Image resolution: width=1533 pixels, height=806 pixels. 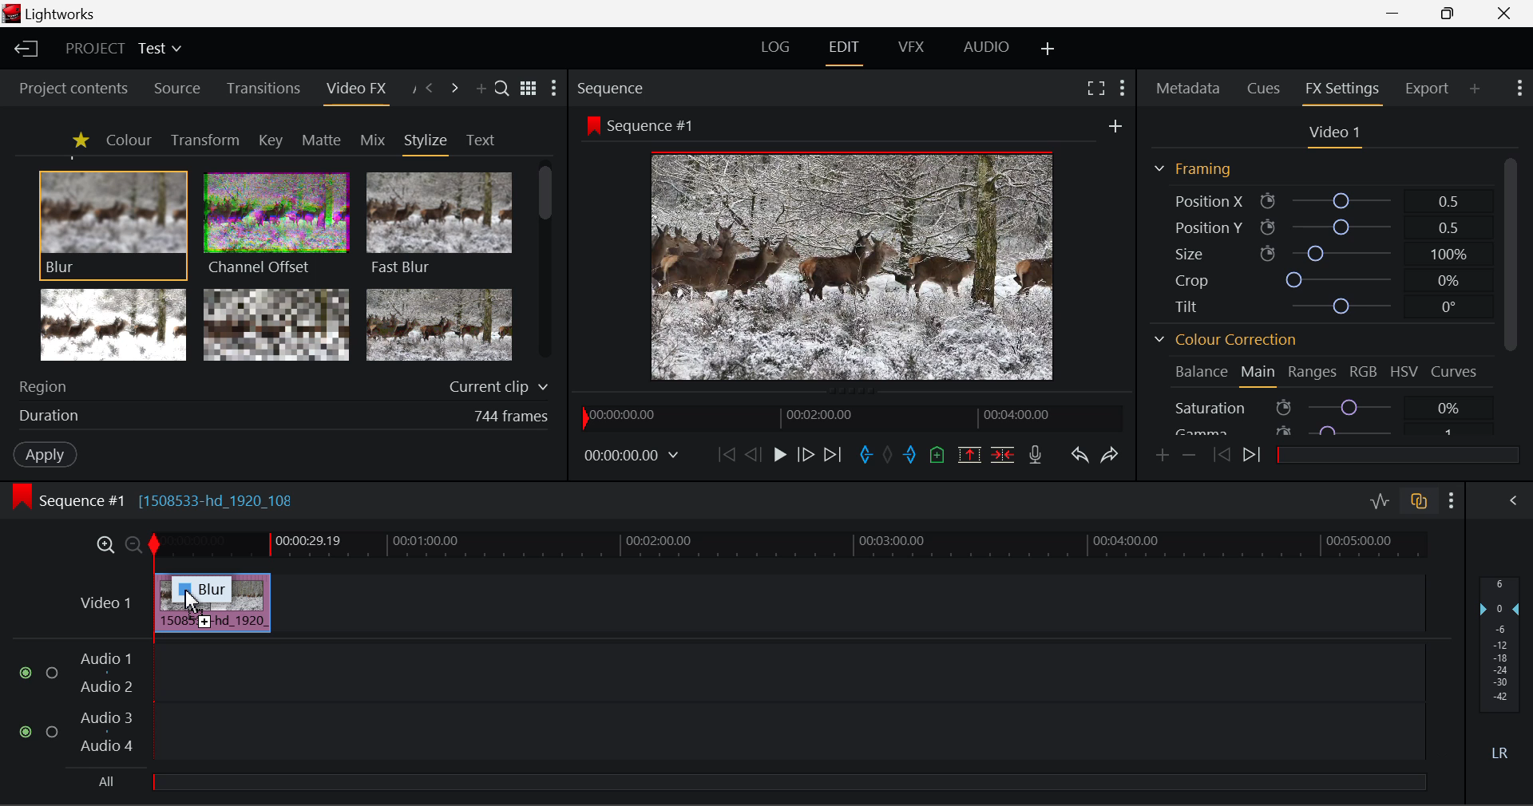 What do you see at coordinates (790, 546) in the screenshot?
I see `Project Timeline` at bounding box center [790, 546].